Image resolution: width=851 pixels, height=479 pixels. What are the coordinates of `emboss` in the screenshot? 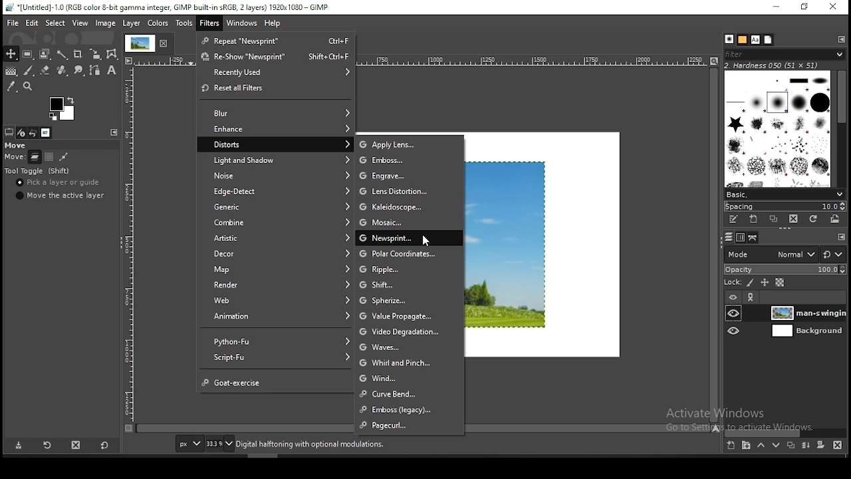 It's located at (410, 409).